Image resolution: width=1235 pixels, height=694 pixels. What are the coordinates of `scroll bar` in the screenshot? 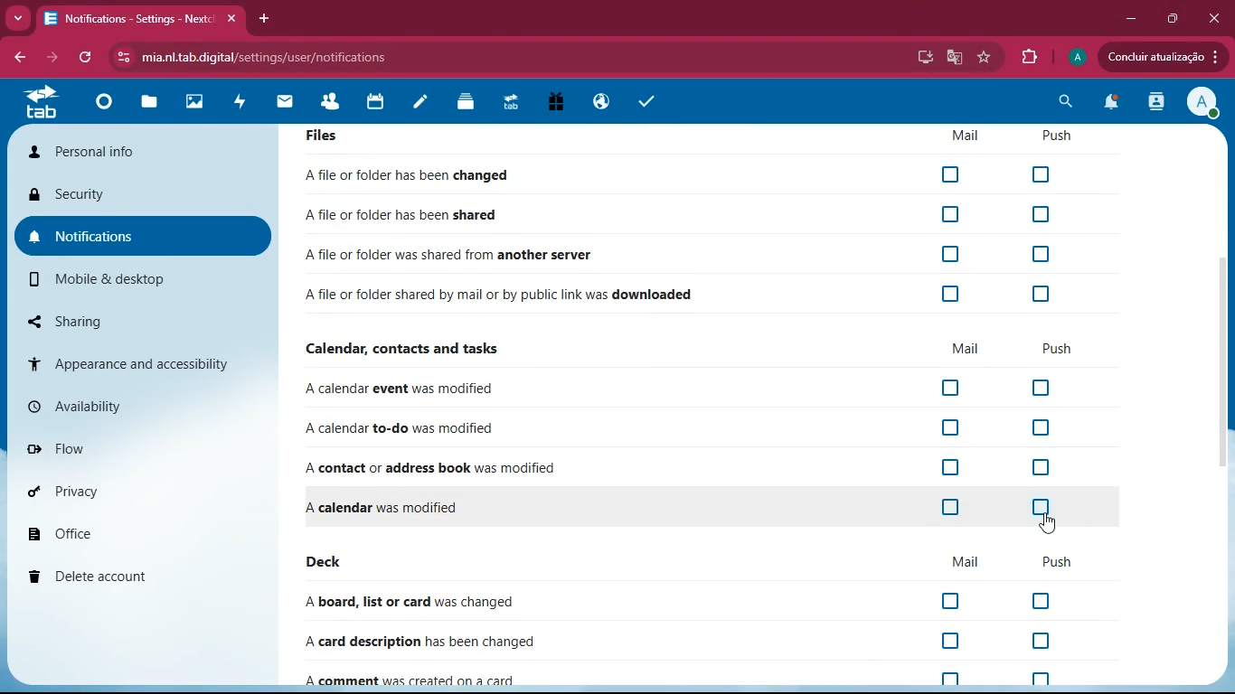 It's located at (1226, 363).